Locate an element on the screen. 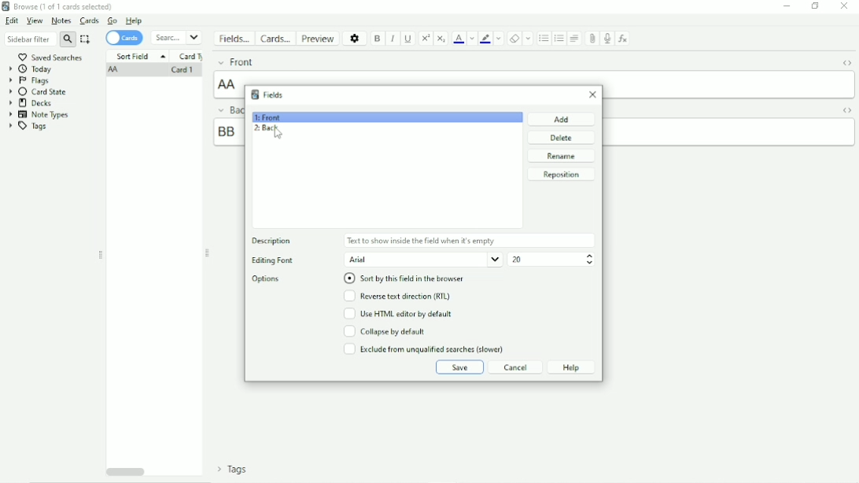 This screenshot has width=859, height=483. Decks is located at coordinates (31, 103).